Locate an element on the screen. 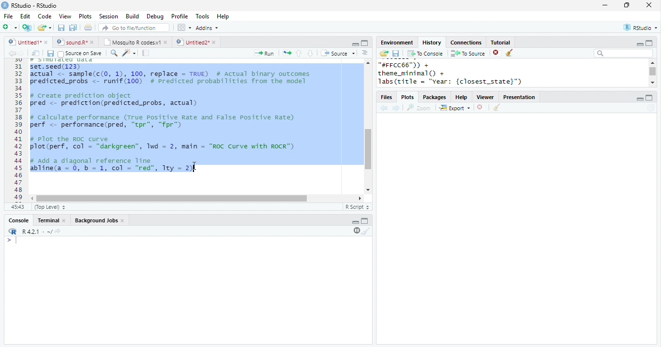  search is located at coordinates (114, 53).